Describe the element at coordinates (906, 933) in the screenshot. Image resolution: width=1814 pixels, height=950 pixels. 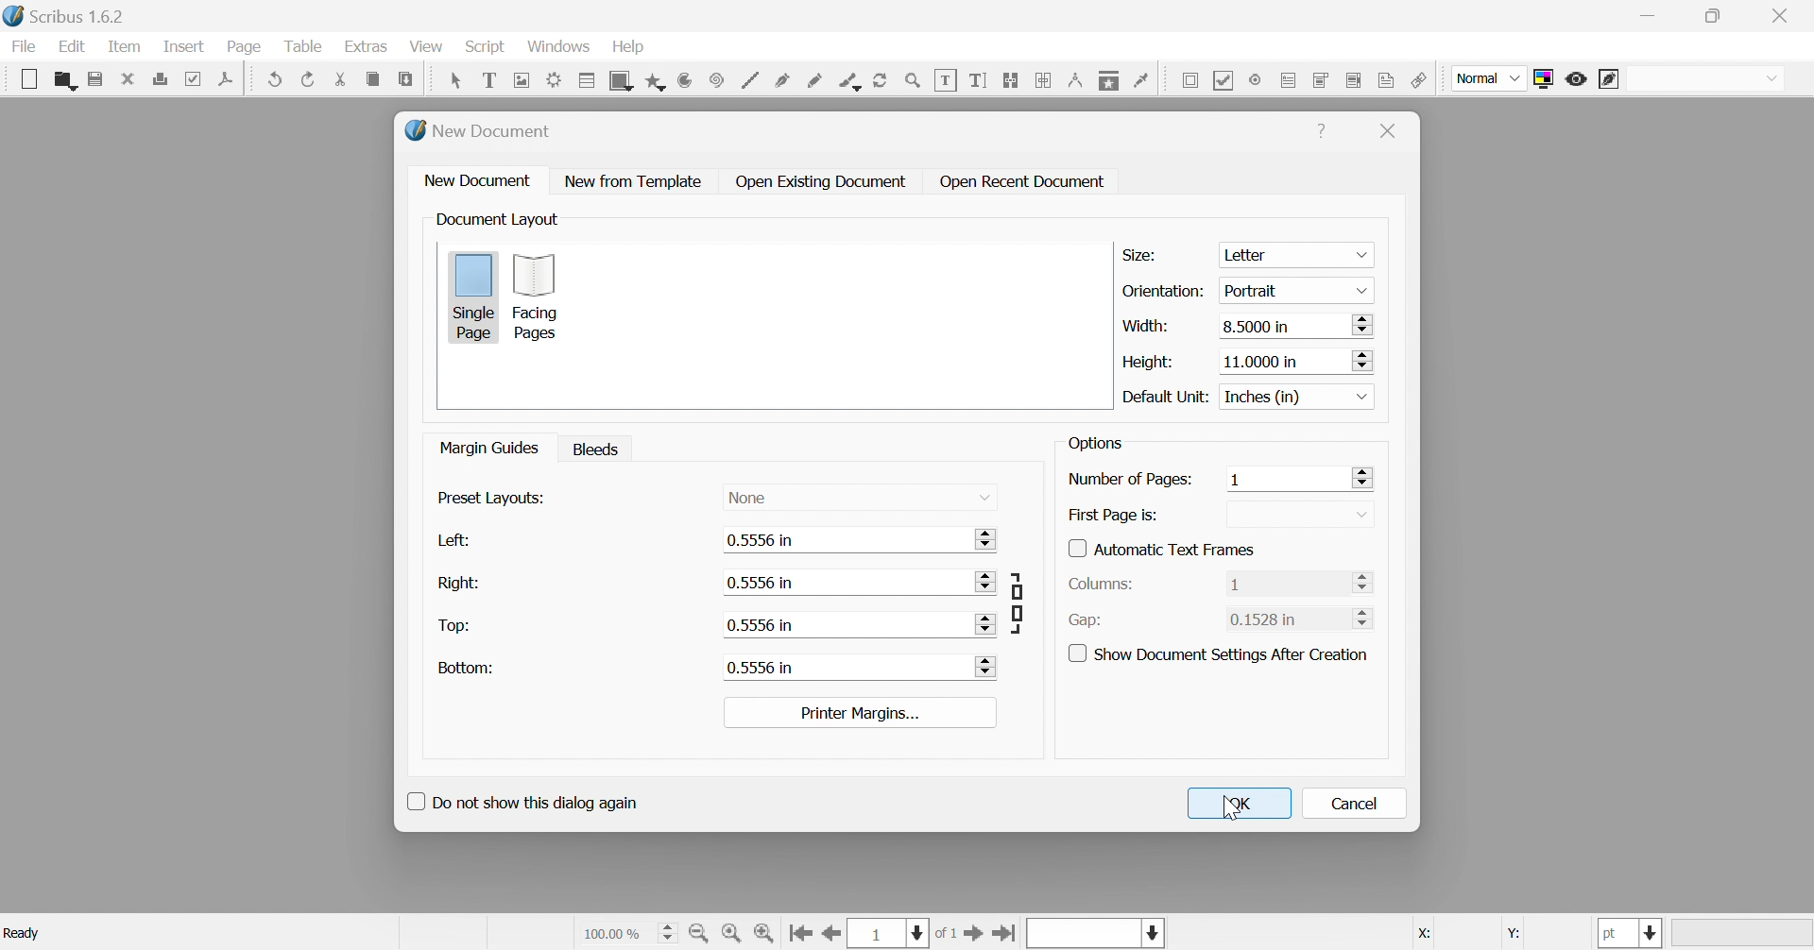
I see `select current page` at that location.